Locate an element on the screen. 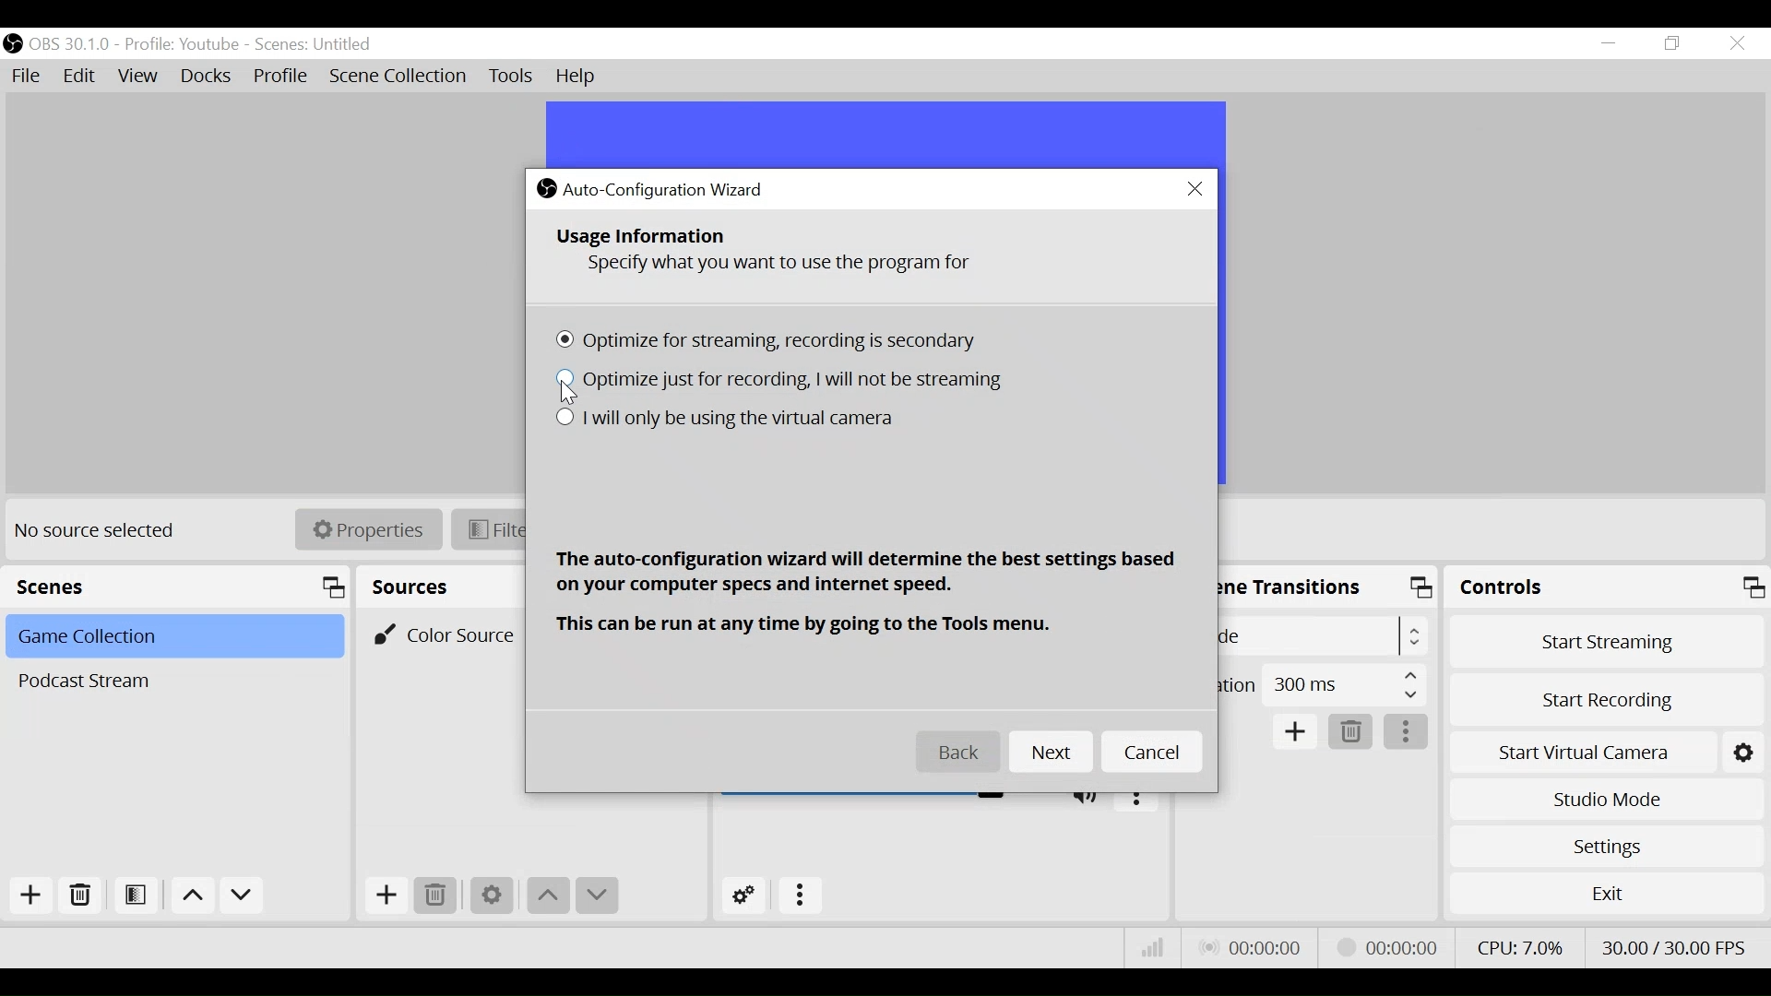 This screenshot has height=996, width=1771. Live Status is located at coordinates (1253, 947).